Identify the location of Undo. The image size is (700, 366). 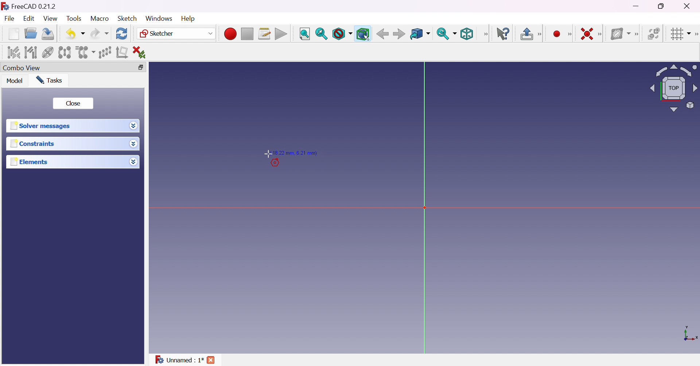
(75, 34).